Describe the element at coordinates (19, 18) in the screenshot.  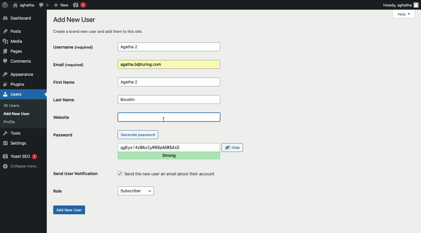
I see `Dashboard` at that location.